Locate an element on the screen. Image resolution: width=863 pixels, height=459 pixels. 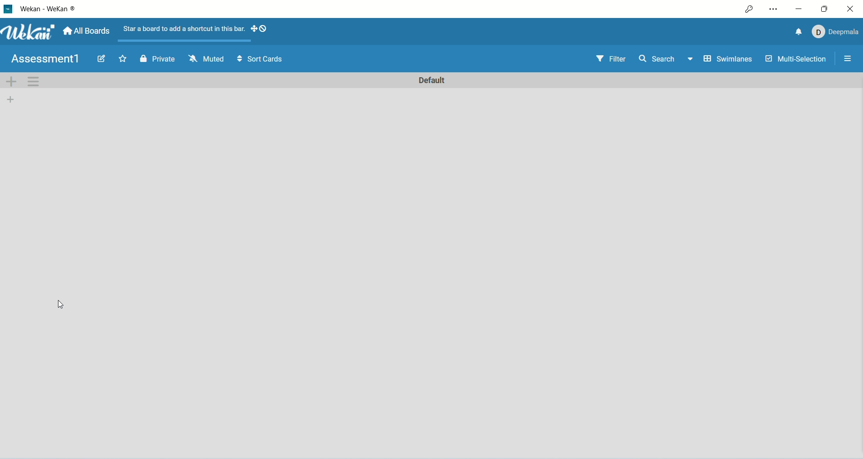
settings and more is located at coordinates (773, 9).